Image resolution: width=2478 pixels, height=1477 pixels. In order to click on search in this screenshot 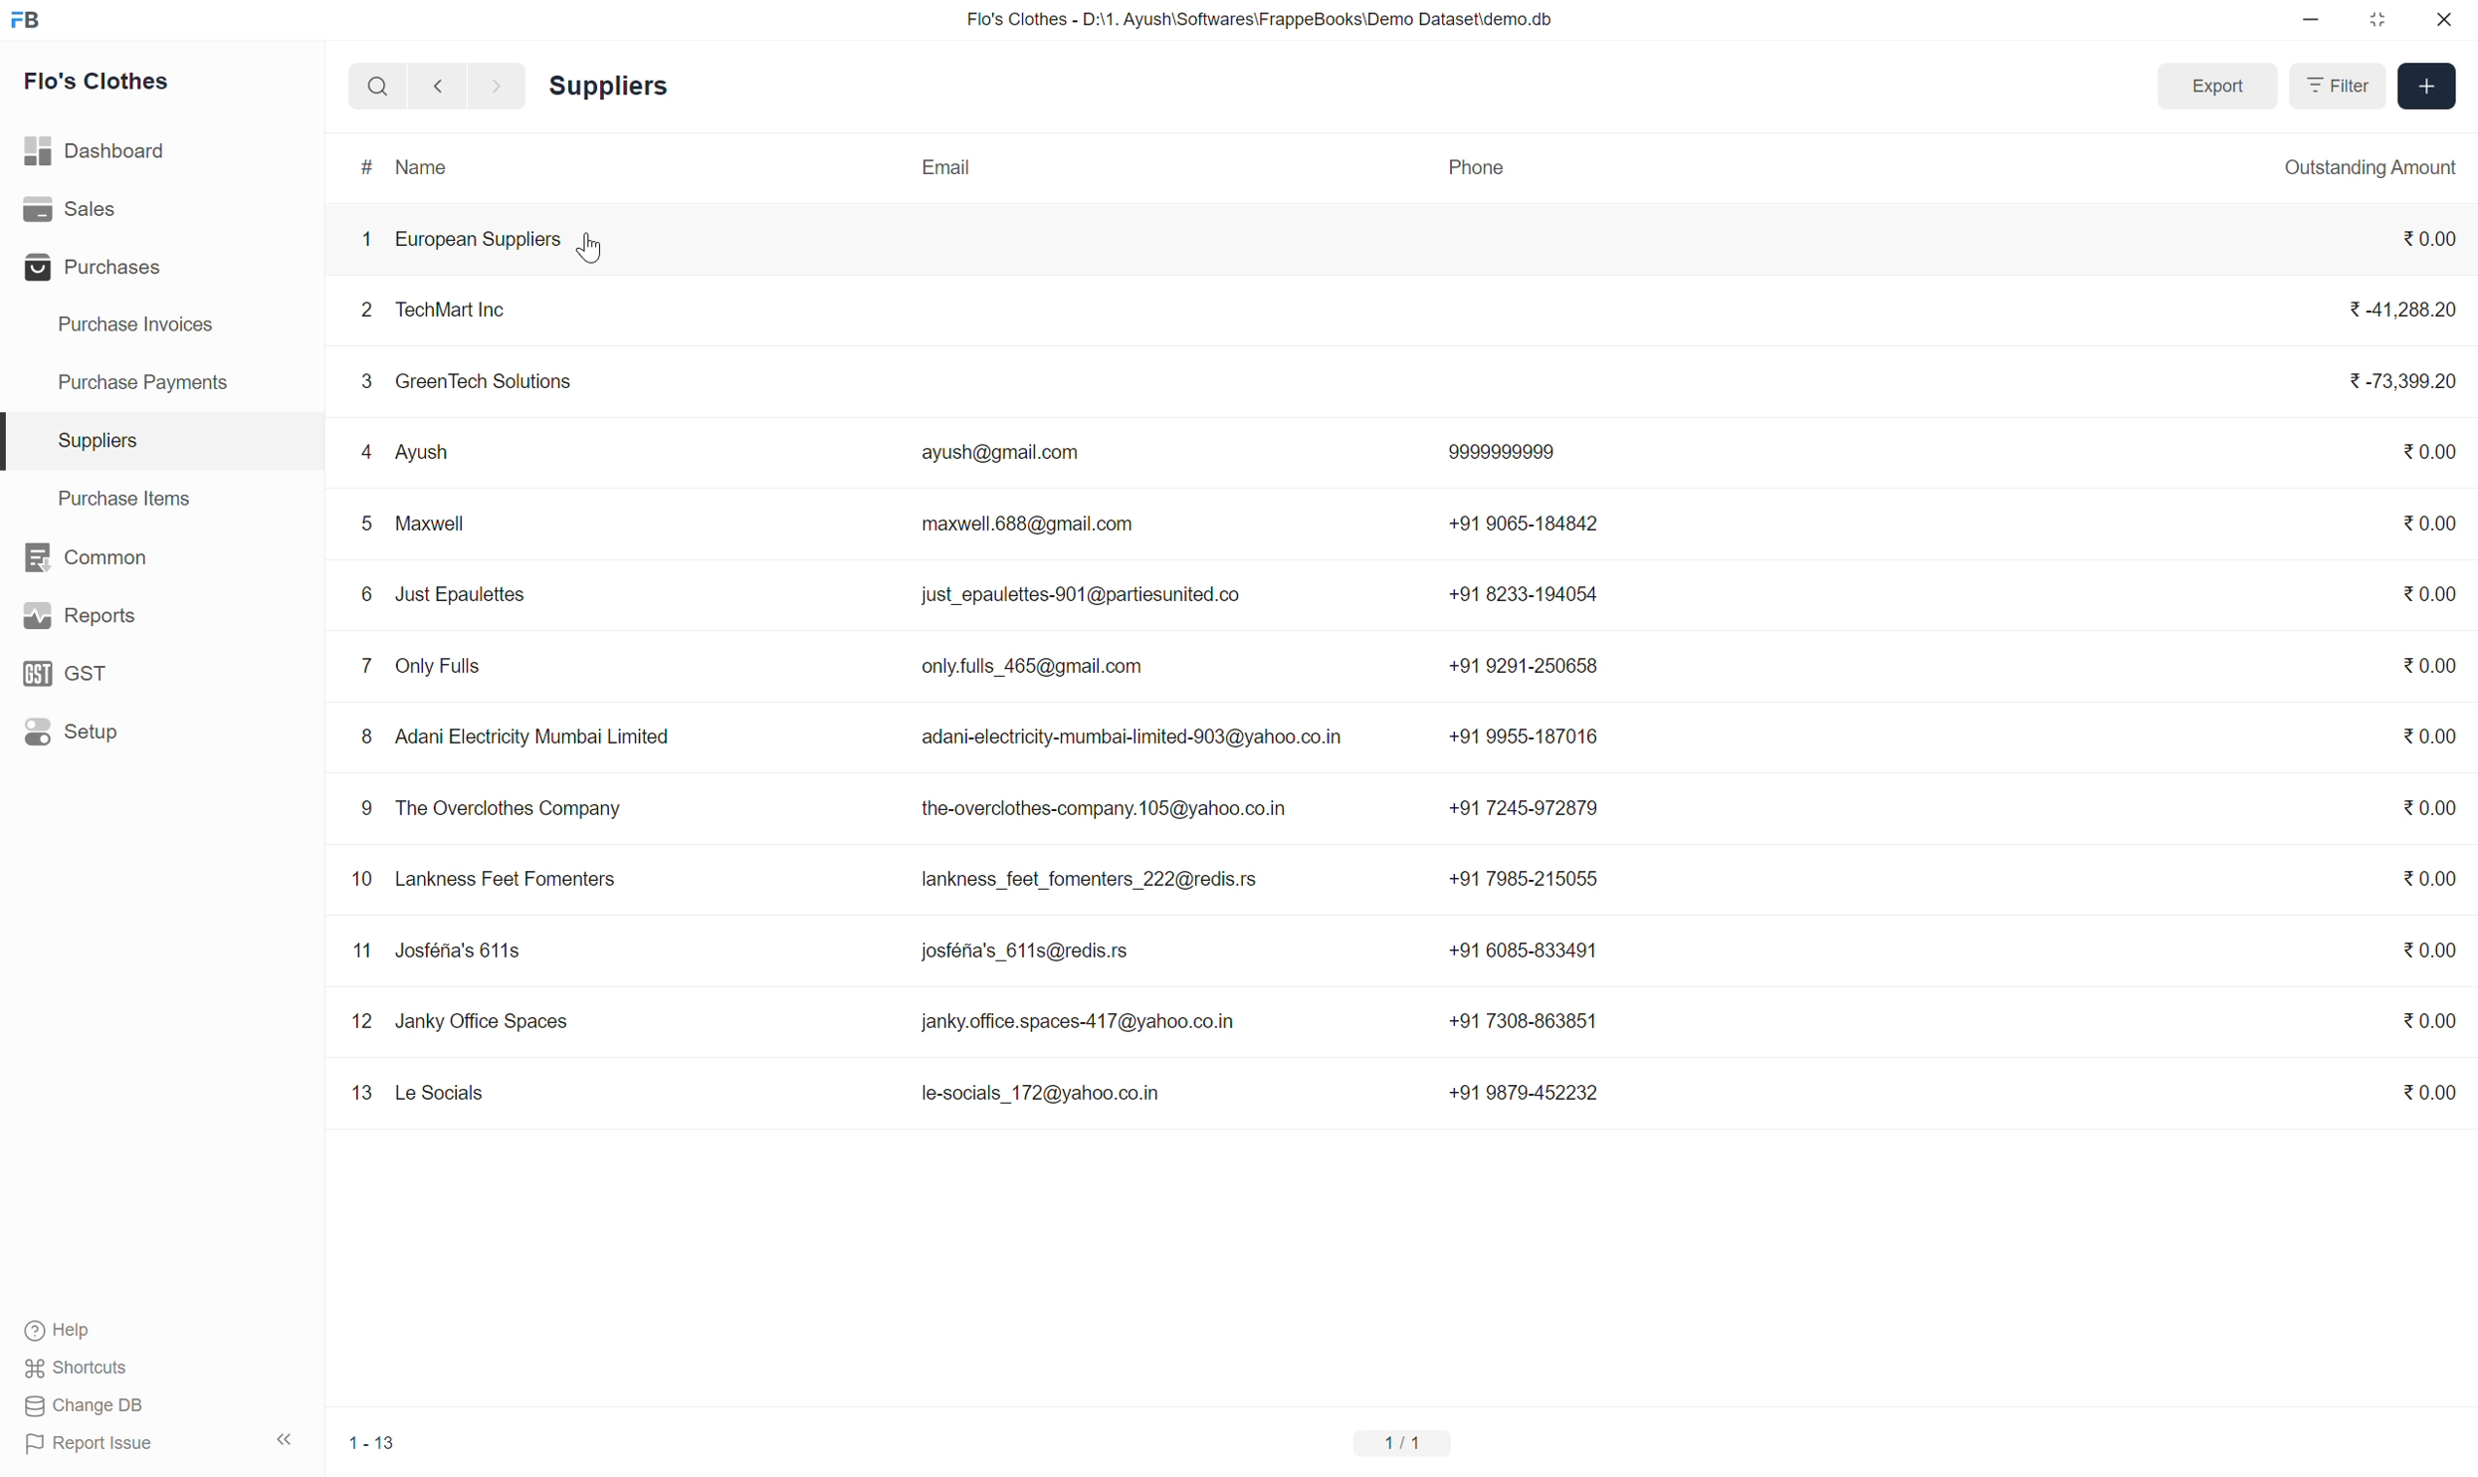, I will do `click(369, 85)`.